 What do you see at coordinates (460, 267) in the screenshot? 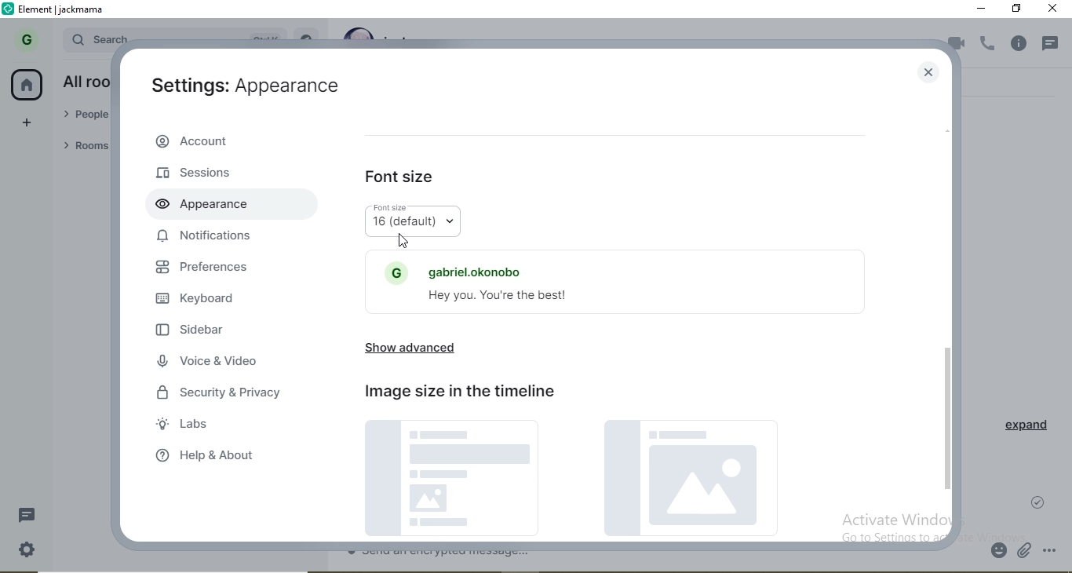
I see `gabriel.okonobo` at bounding box center [460, 267].